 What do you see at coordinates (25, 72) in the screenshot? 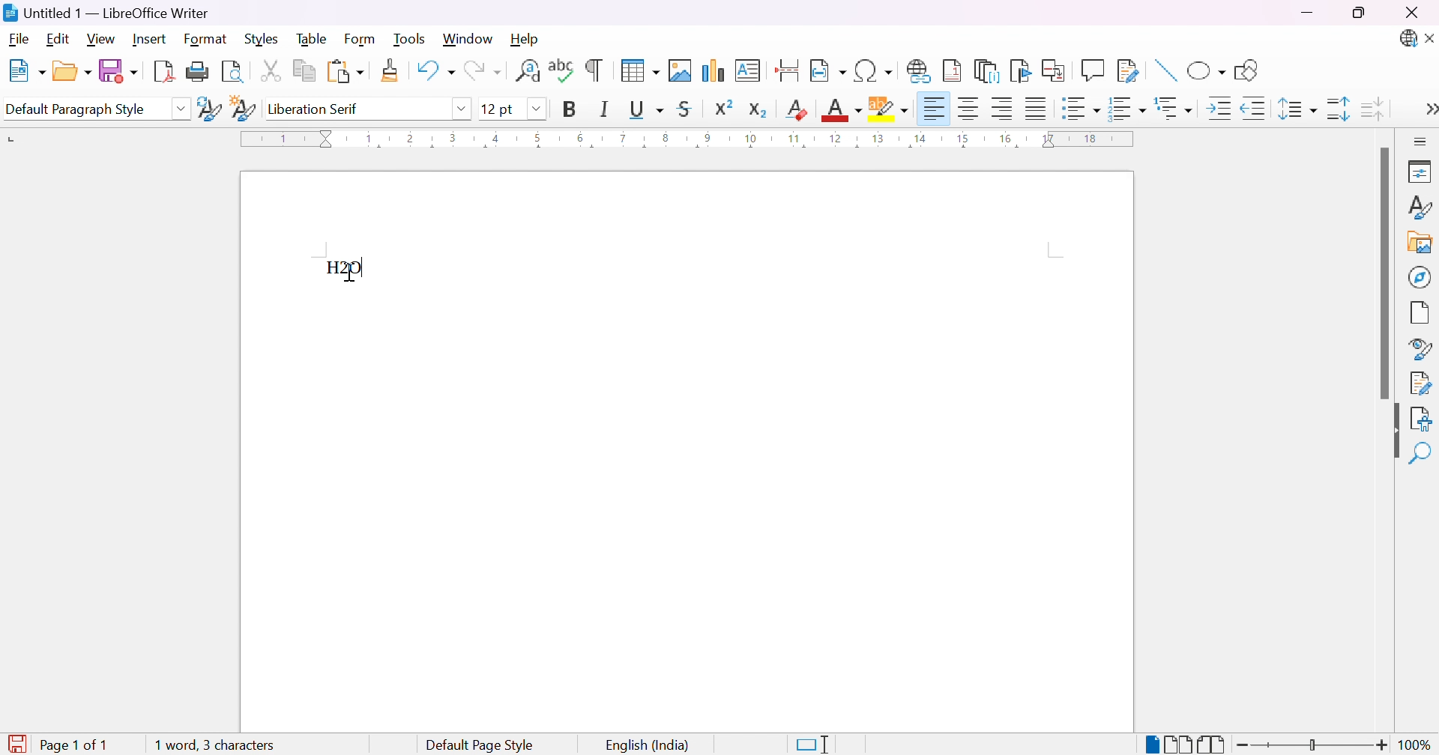
I see `New` at bounding box center [25, 72].